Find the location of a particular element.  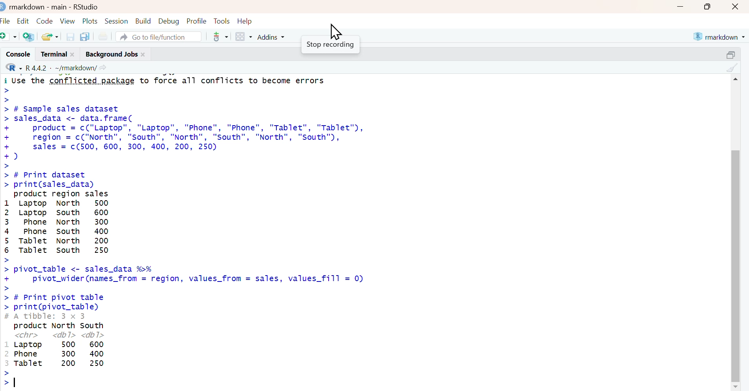

File is located at coordinates (6, 20).